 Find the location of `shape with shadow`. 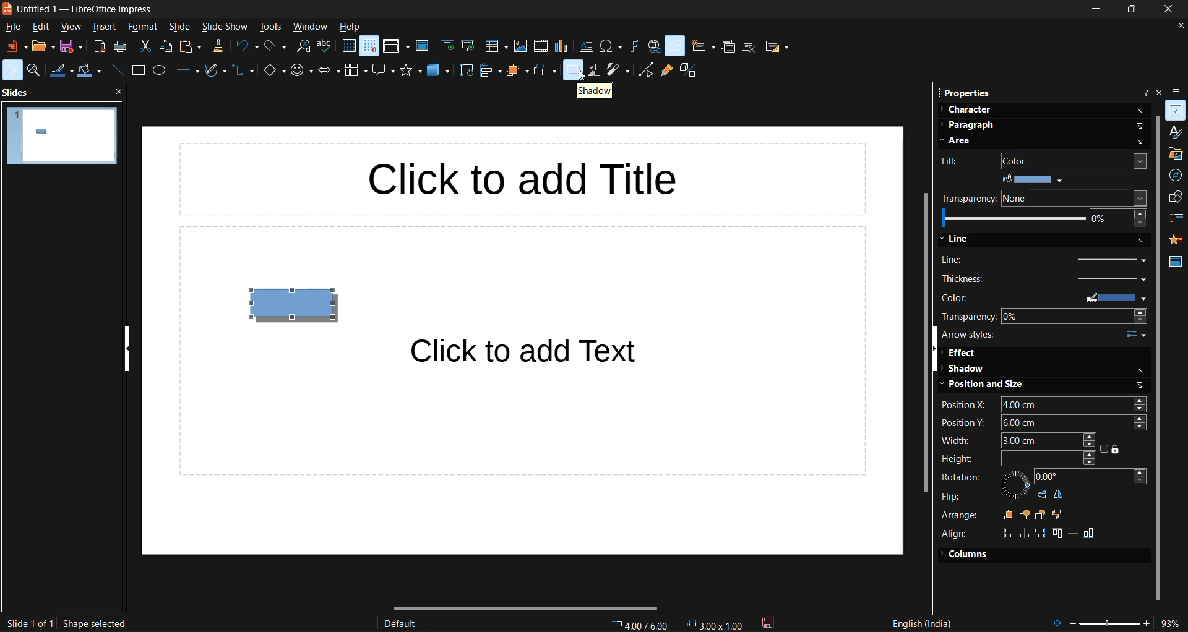

shape with shadow is located at coordinates (293, 305).